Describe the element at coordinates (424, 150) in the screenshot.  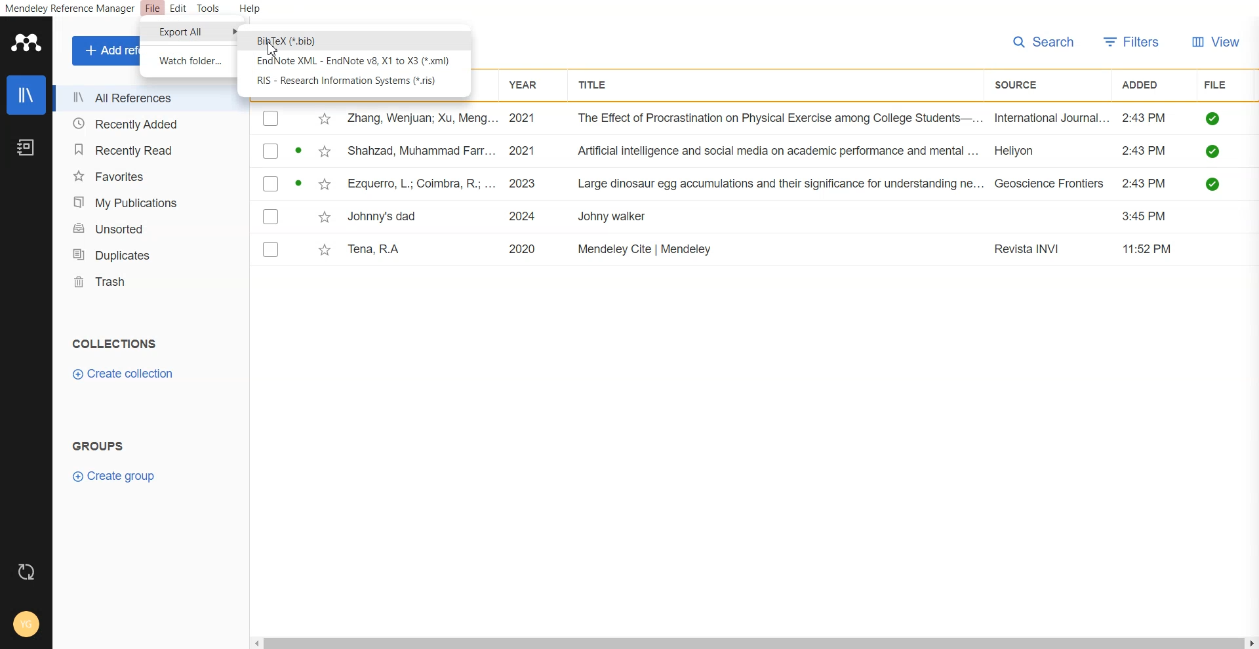
I see `Shahzad, Muhammad Farr.` at that location.